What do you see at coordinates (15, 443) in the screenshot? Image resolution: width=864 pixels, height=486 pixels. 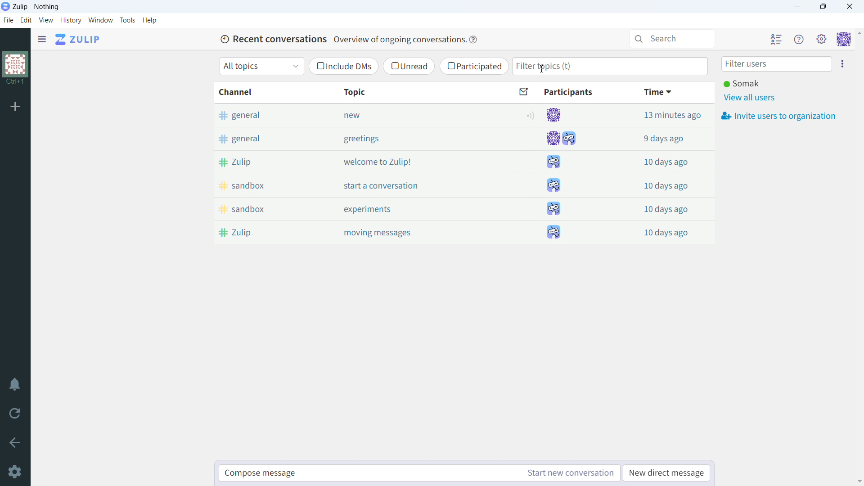 I see `go back` at bounding box center [15, 443].